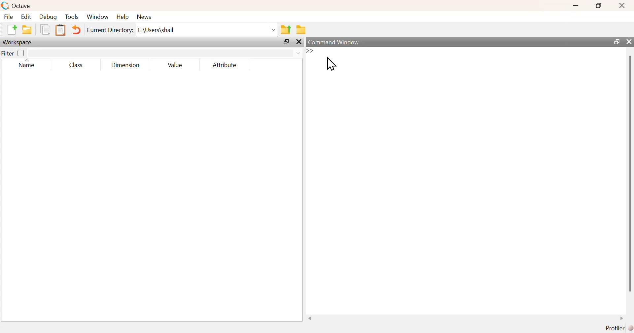 The height and width of the screenshot is (333, 634). What do you see at coordinates (310, 318) in the screenshot?
I see `scroll left` at bounding box center [310, 318].